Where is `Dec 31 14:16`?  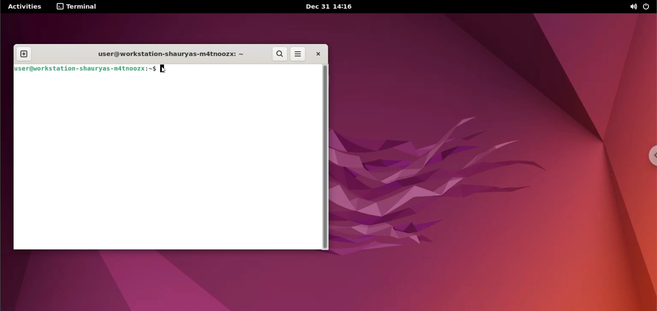
Dec 31 14:16 is located at coordinates (330, 6).